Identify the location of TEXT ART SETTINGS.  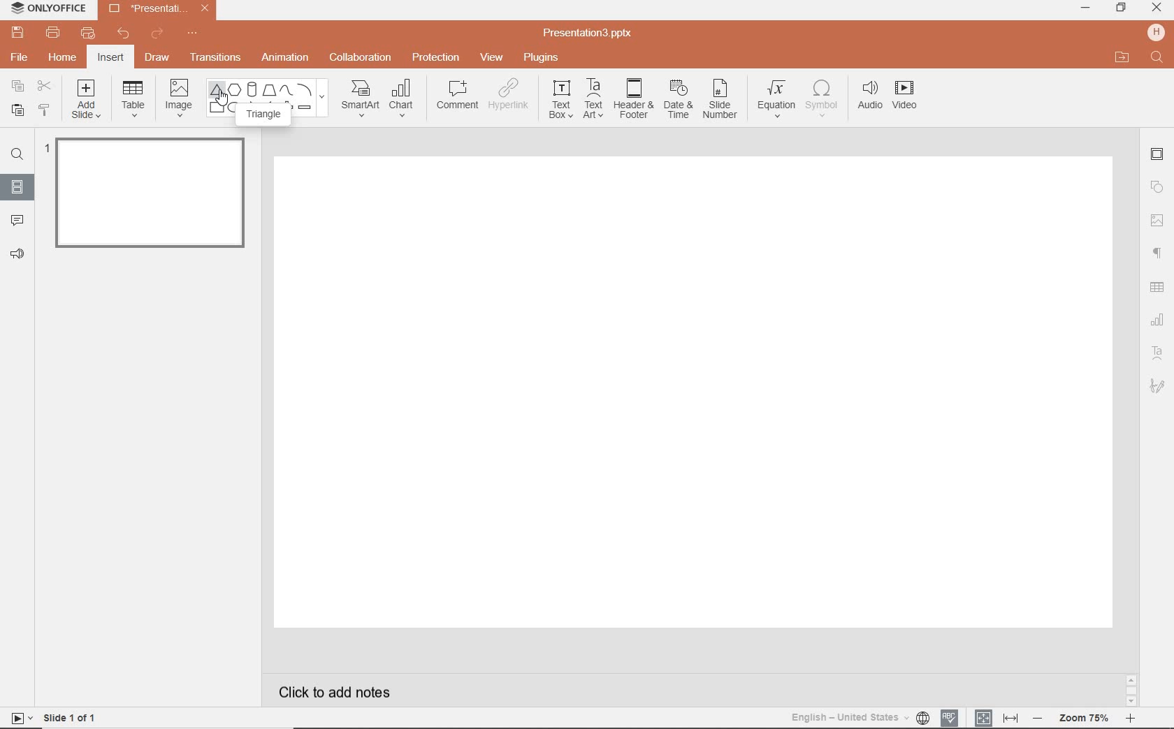
(1158, 354).